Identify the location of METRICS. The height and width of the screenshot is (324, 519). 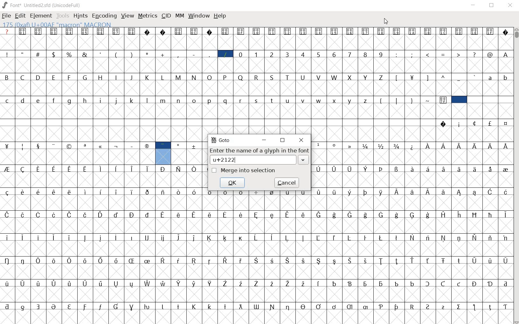
(147, 17).